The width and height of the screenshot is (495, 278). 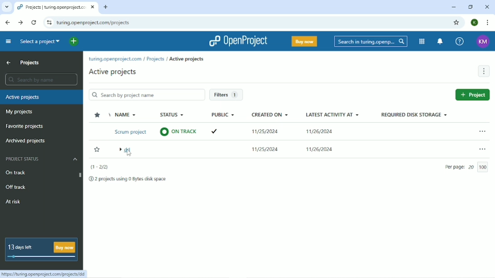 What do you see at coordinates (129, 131) in the screenshot?
I see `Scrum project` at bounding box center [129, 131].